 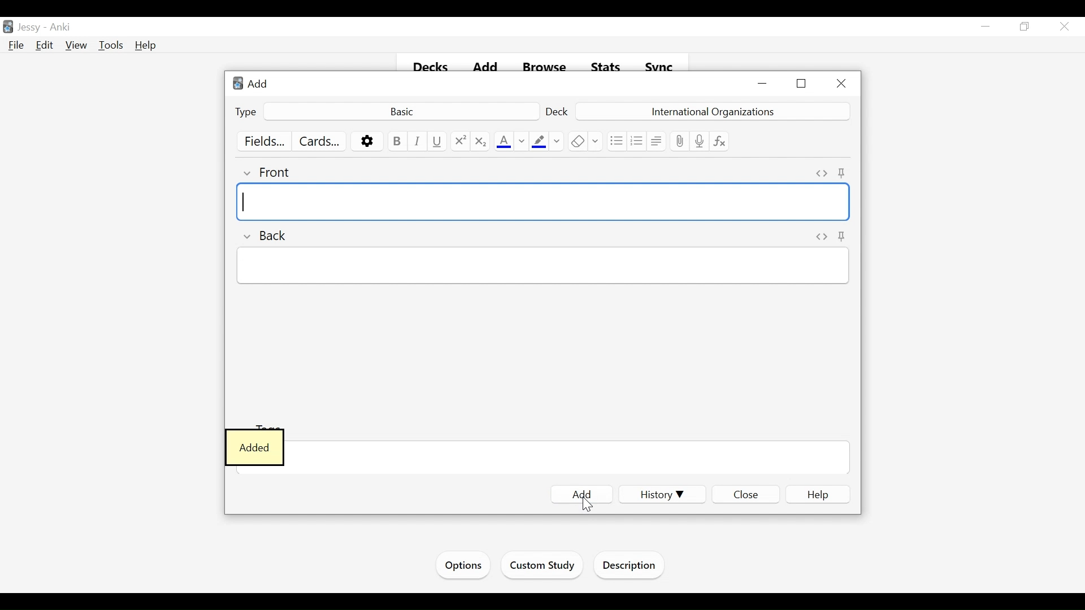 I want to click on Cursor, so click(x=587, y=509).